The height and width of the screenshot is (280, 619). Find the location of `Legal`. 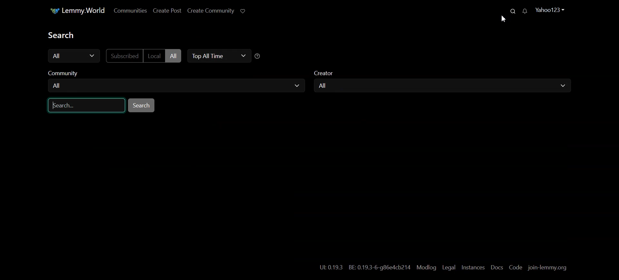

Legal is located at coordinates (449, 267).